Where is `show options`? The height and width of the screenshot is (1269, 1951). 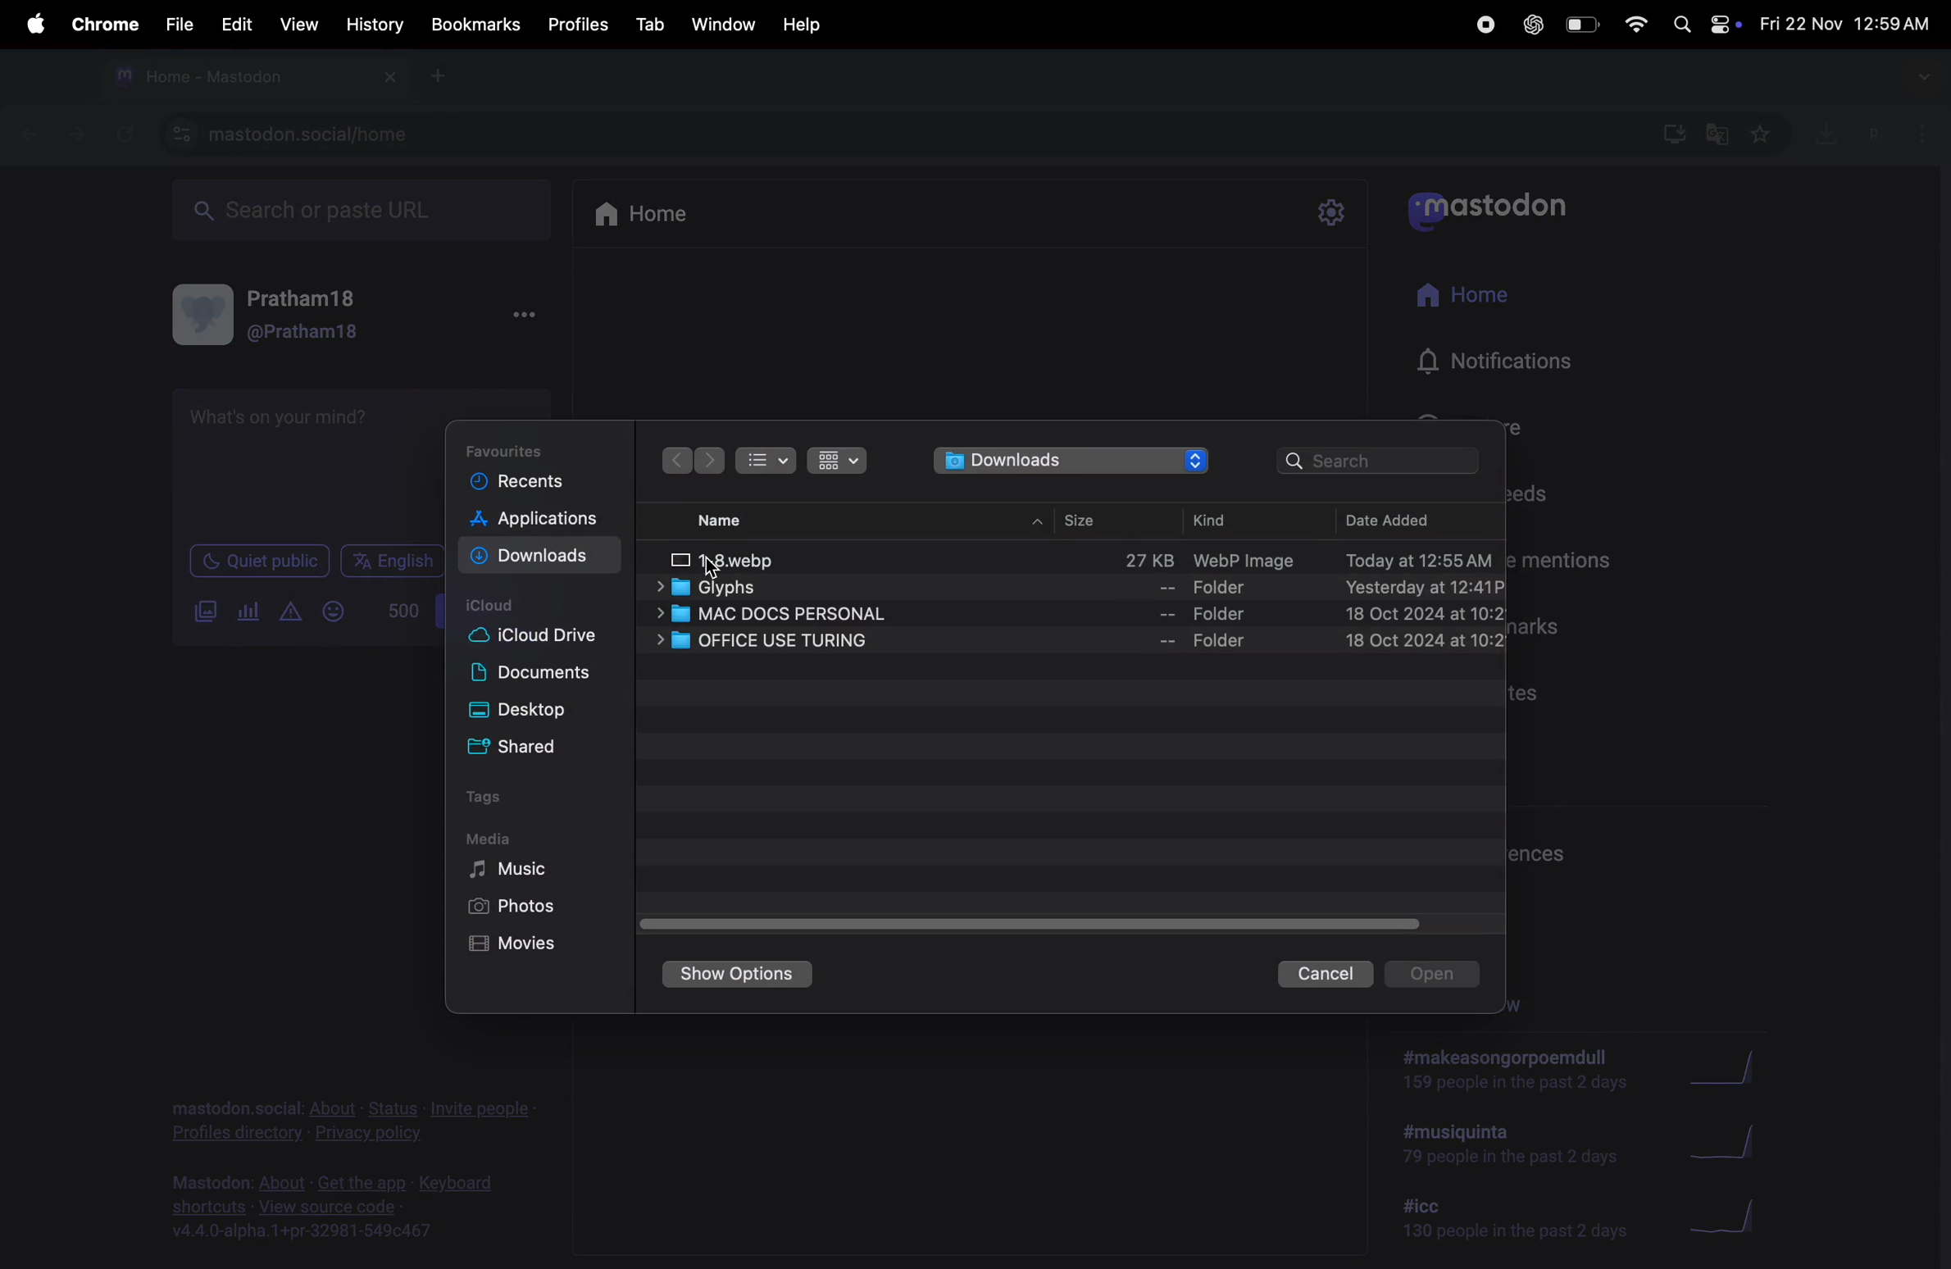 show options is located at coordinates (740, 974).